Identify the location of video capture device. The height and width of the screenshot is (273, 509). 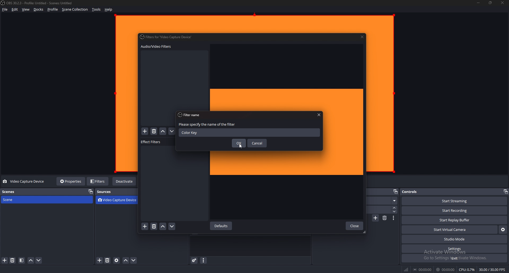
(24, 182).